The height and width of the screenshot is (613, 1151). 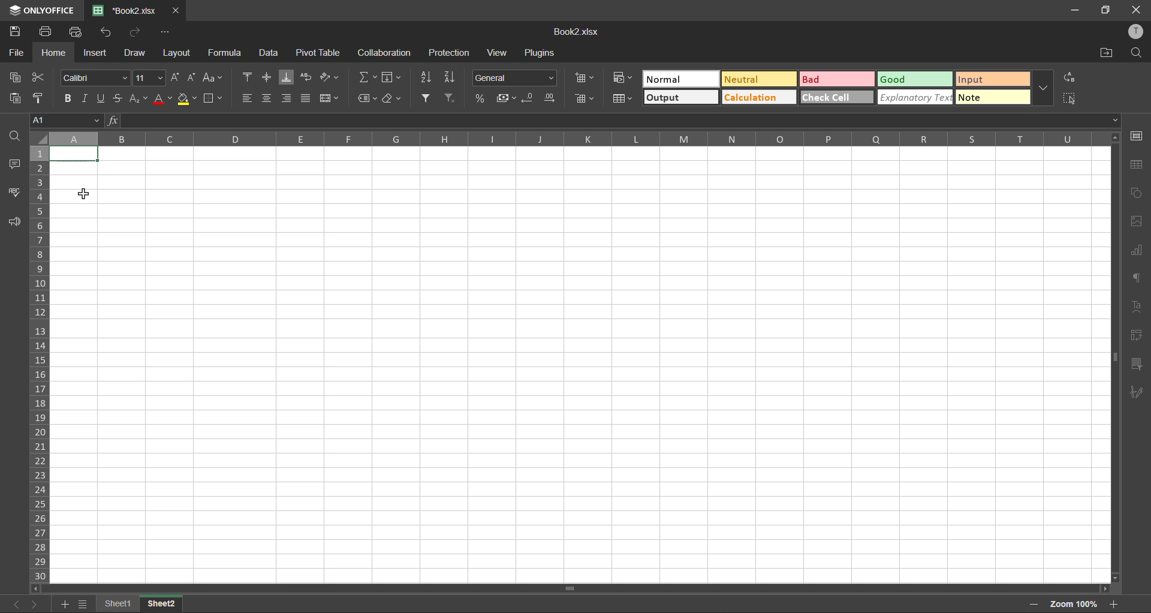 I want to click on print, so click(x=48, y=31).